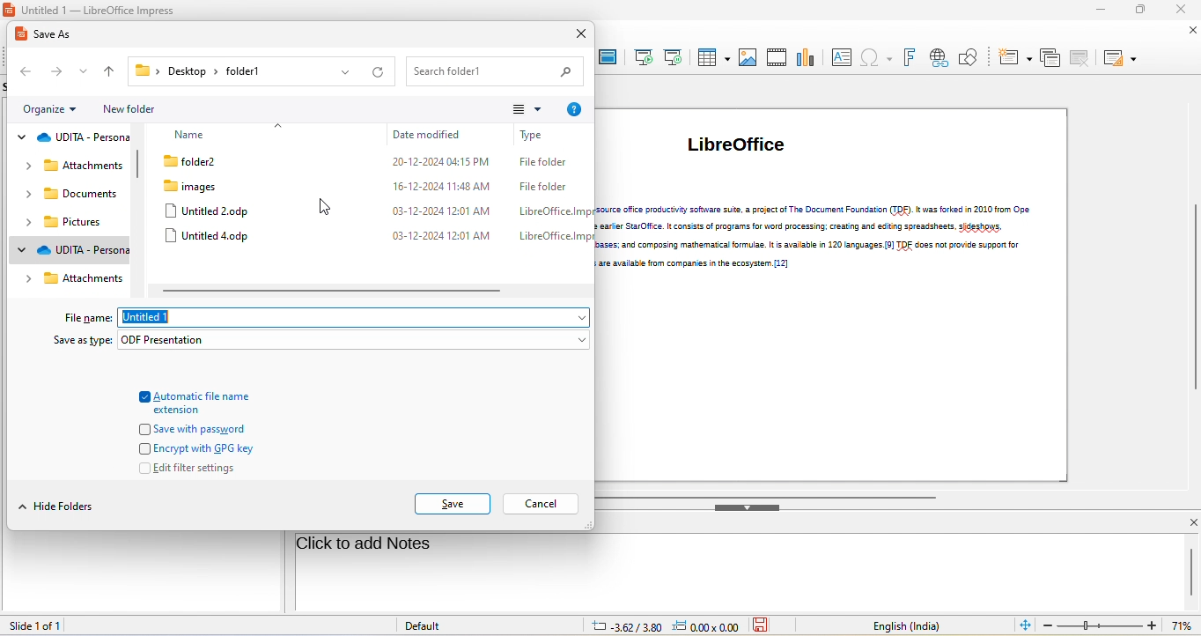 This screenshot has width=1201, height=636. What do you see at coordinates (426, 237) in the screenshot?
I see `03-12-2024 12:01 AM` at bounding box center [426, 237].